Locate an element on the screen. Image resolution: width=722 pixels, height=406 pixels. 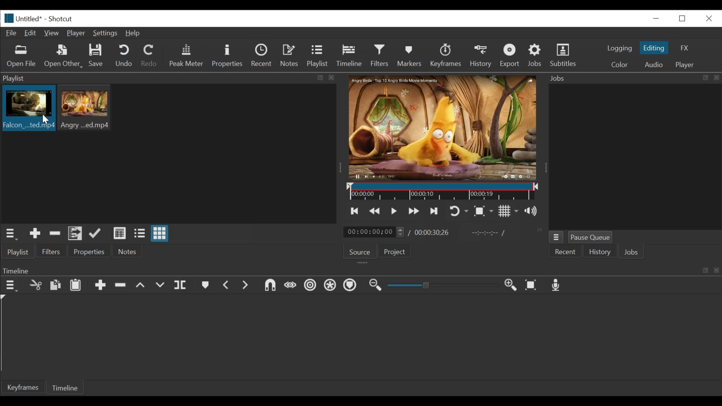
FX is located at coordinates (685, 48).